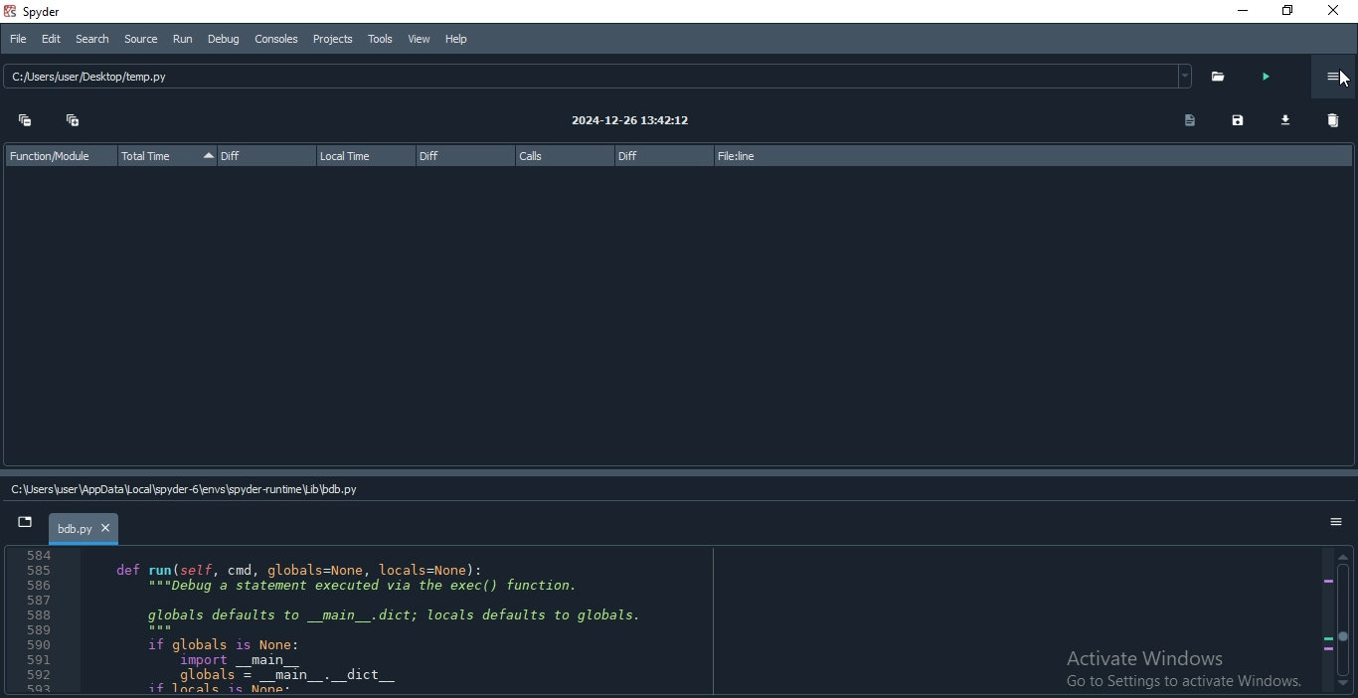 This screenshot has height=698, width=1358. I want to click on Consoles, so click(275, 39).